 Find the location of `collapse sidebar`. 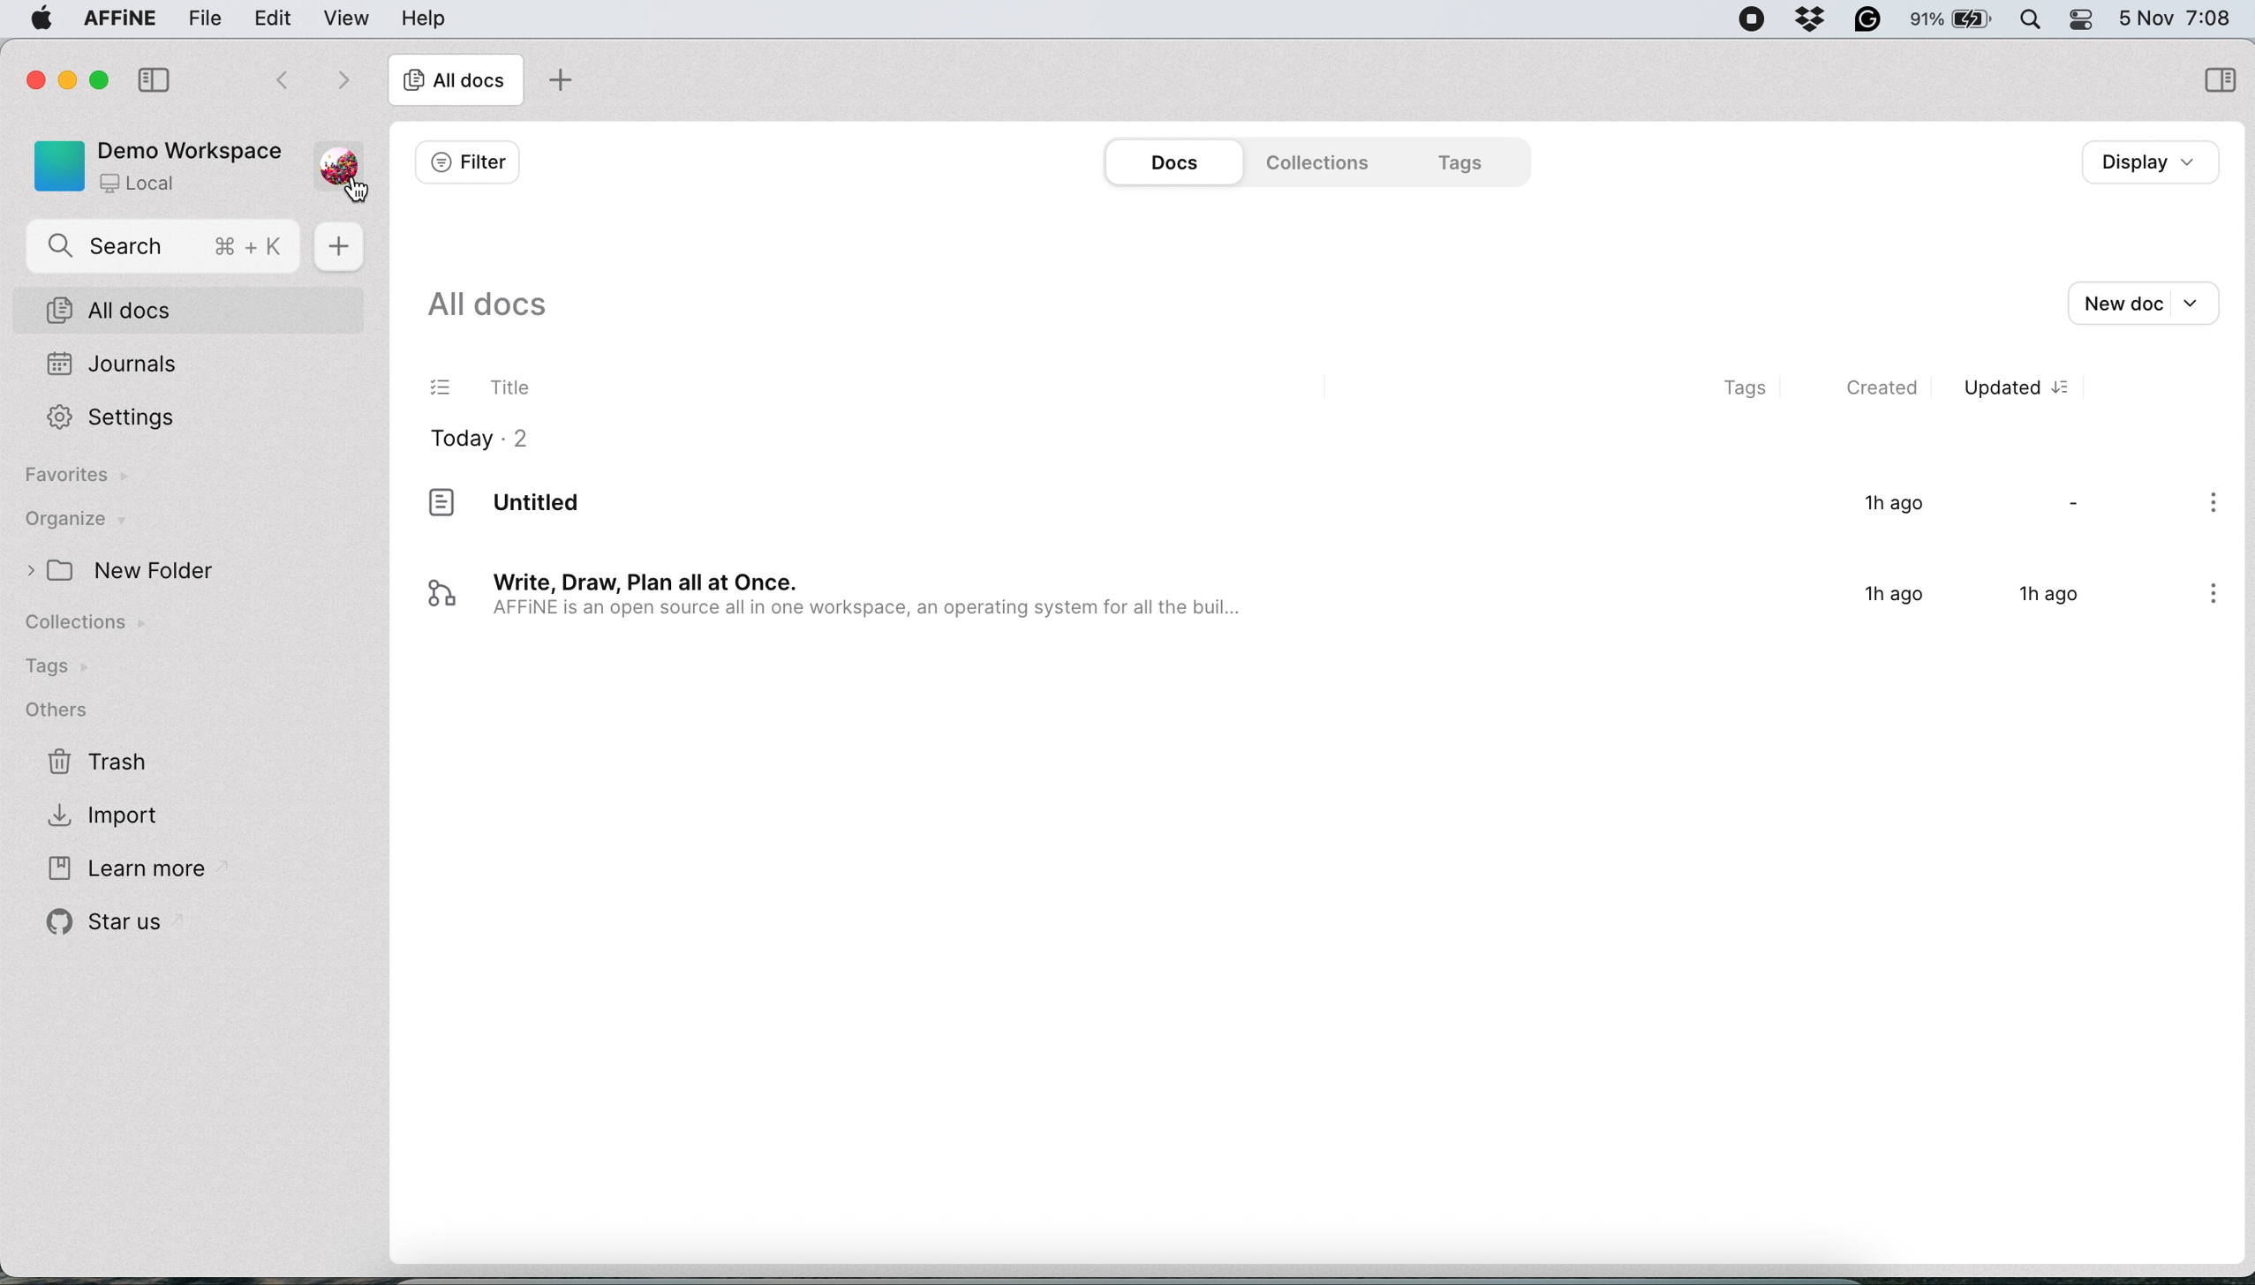

collapse sidebar is located at coordinates (153, 78).